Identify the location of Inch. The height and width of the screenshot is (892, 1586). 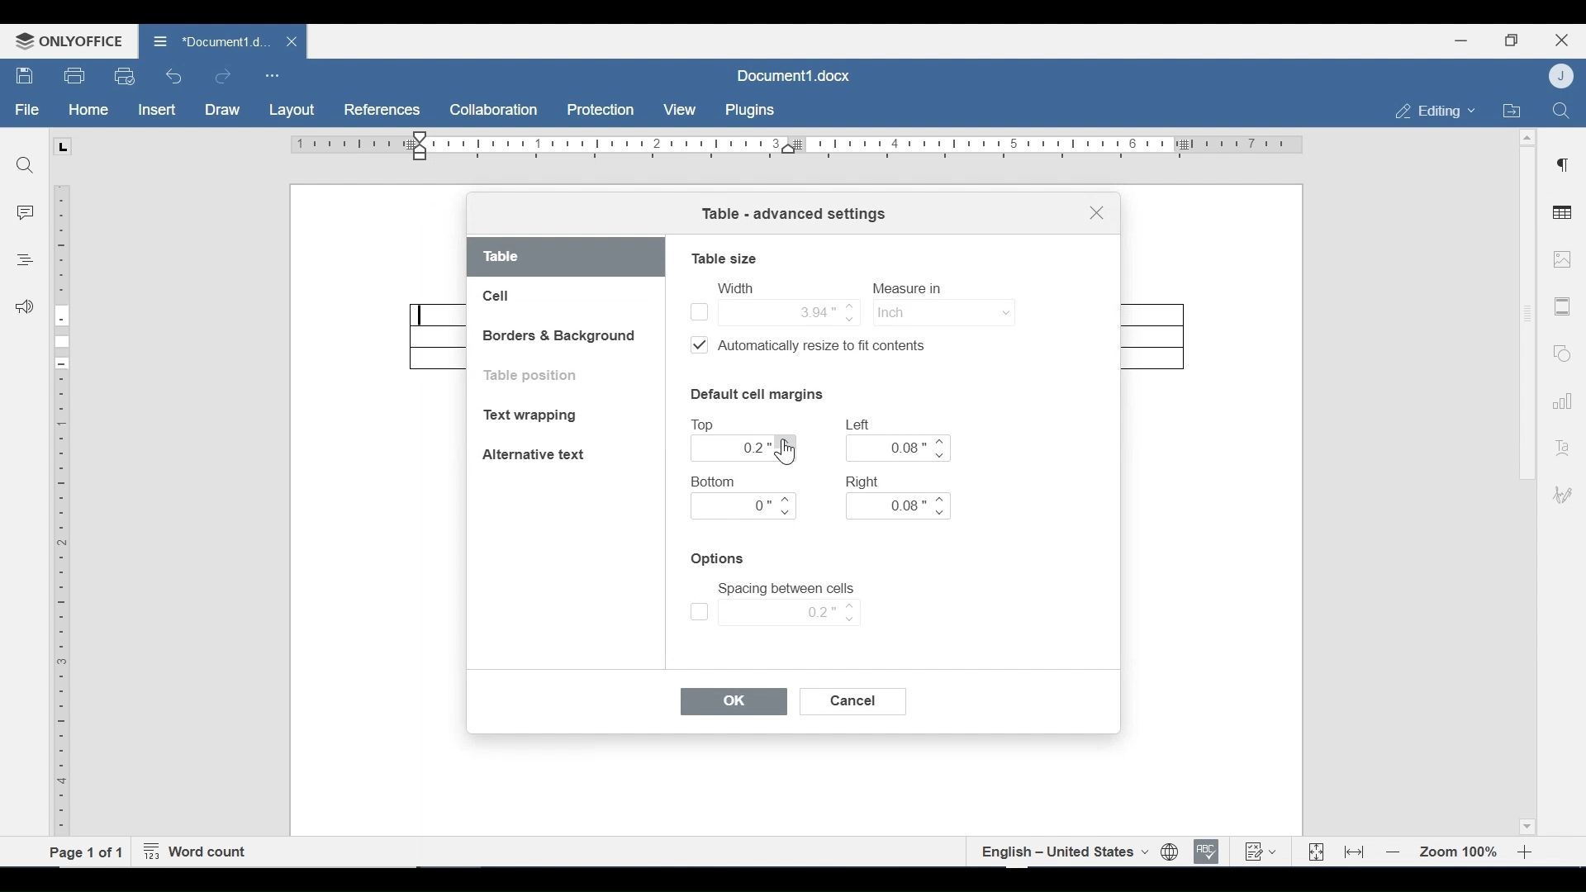
(942, 311).